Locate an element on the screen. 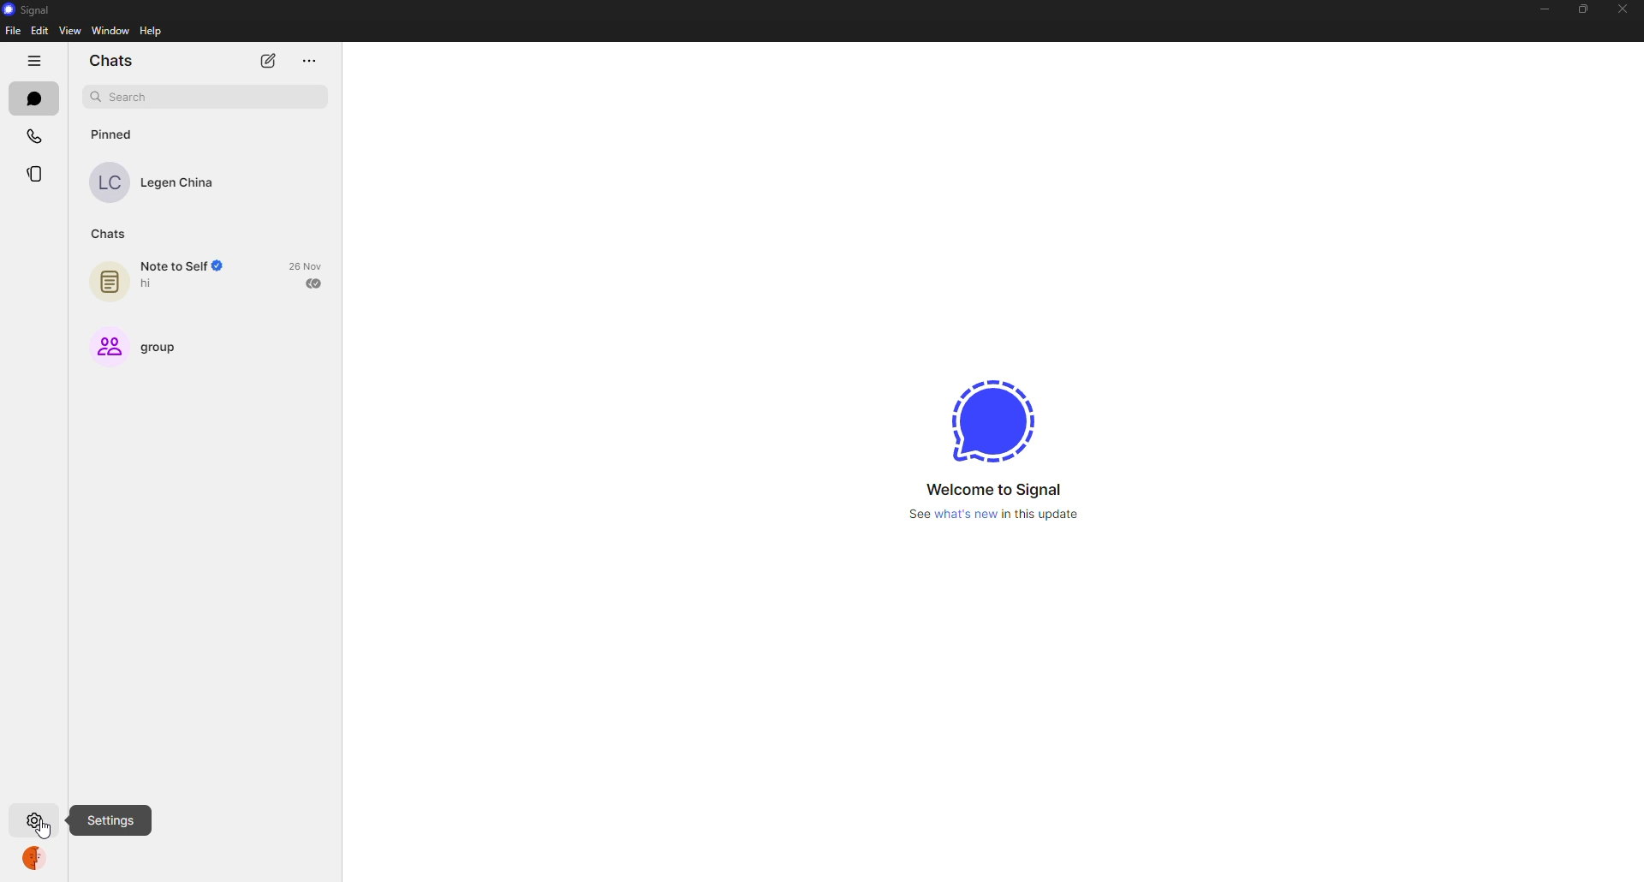  search is located at coordinates (201, 96).